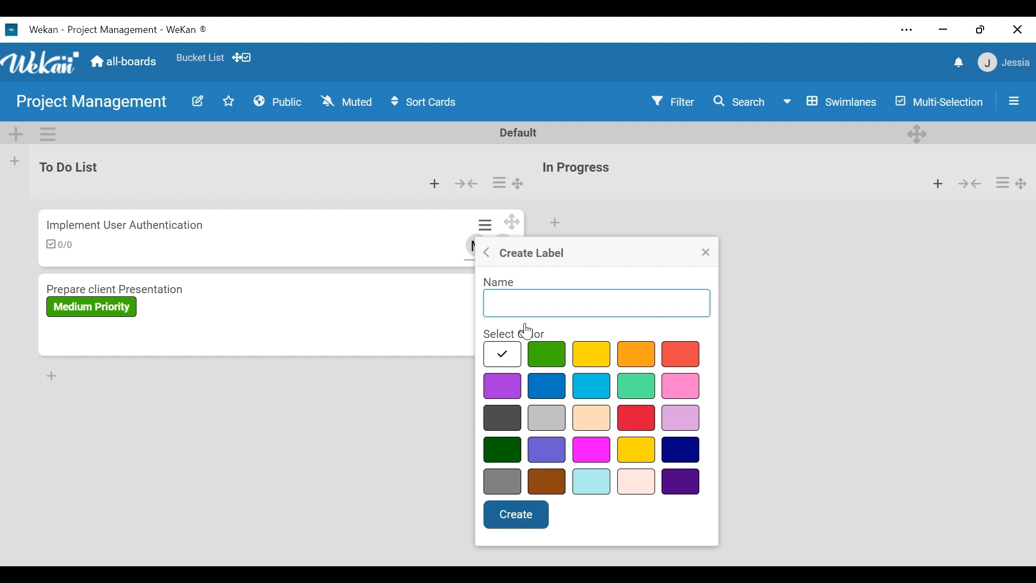 Image resolution: width=1036 pixels, height=583 pixels. What do you see at coordinates (533, 252) in the screenshot?
I see `Create label` at bounding box center [533, 252].